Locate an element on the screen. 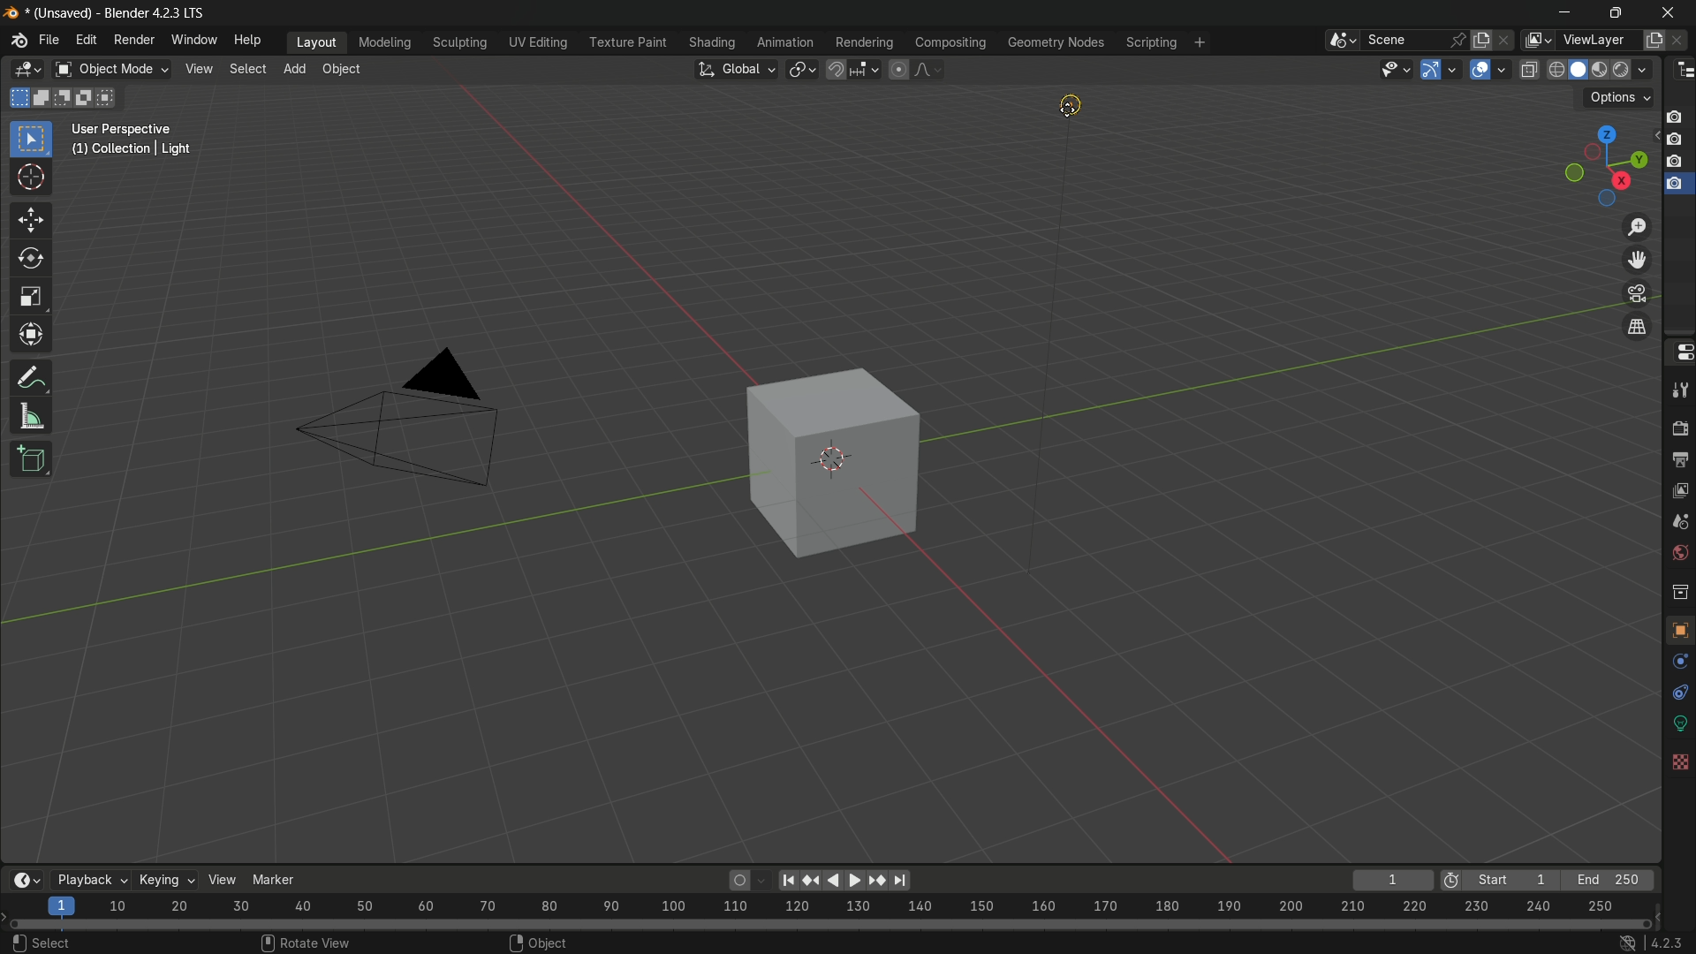  capture is located at coordinates (1675, 189).